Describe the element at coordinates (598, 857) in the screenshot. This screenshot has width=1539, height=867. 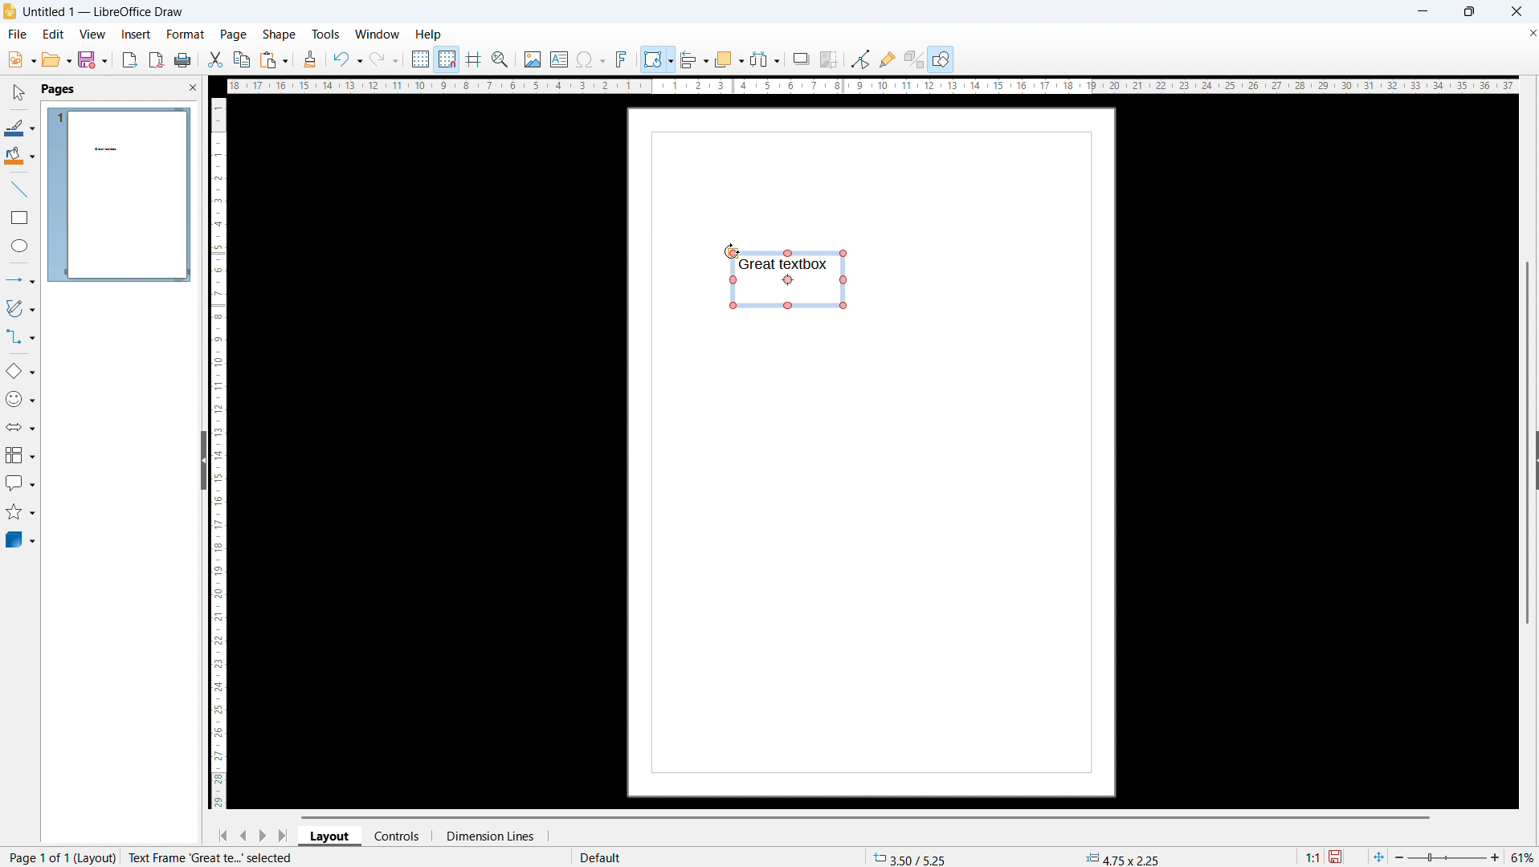
I see `default page style` at that location.